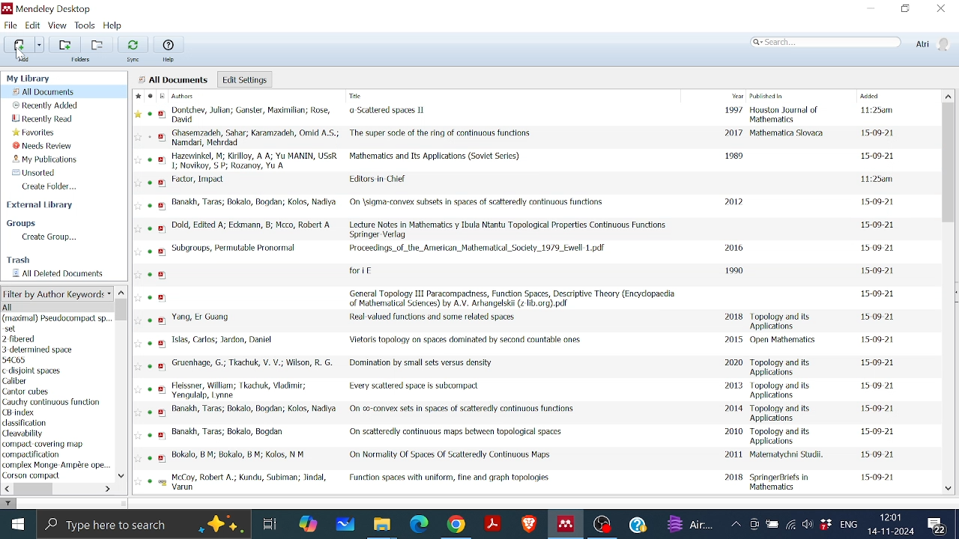 The width and height of the screenshot is (959, 539). What do you see at coordinates (345, 525) in the screenshot?
I see `Whiteboard` at bounding box center [345, 525].